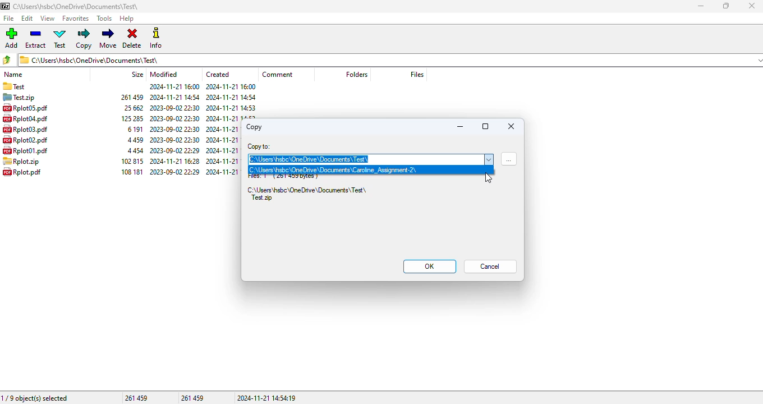 This screenshot has width=763, height=404. I want to click on file, so click(8, 19).